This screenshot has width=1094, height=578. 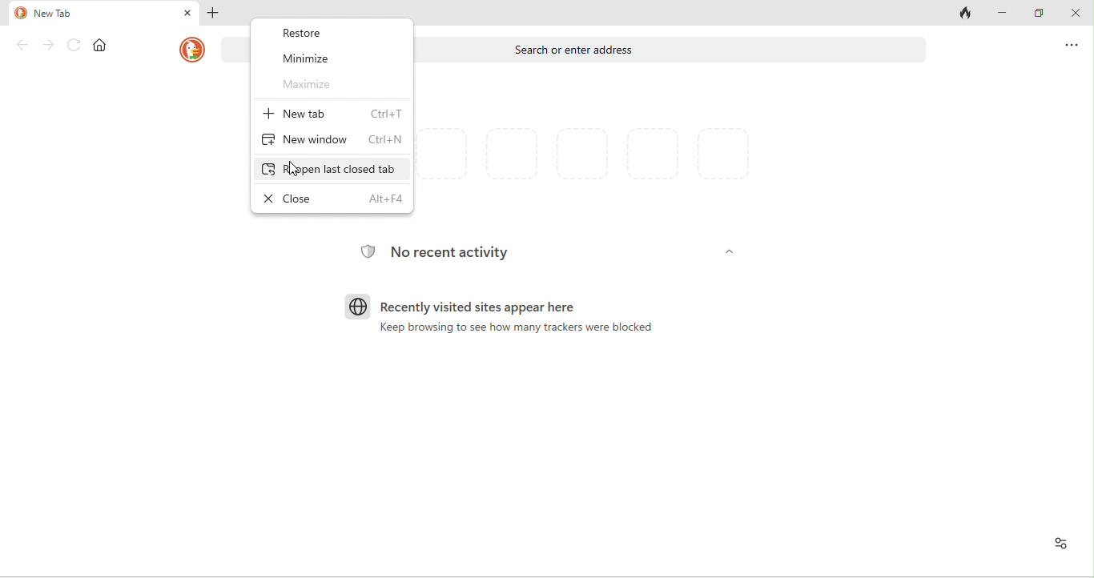 I want to click on no recent activity, so click(x=461, y=253).